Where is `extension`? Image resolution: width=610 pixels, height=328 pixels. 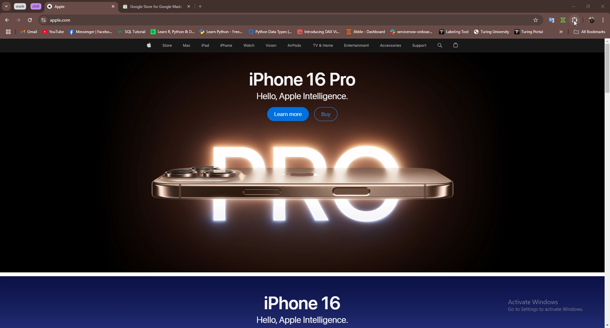
extension is located at coordinates (575, 20).